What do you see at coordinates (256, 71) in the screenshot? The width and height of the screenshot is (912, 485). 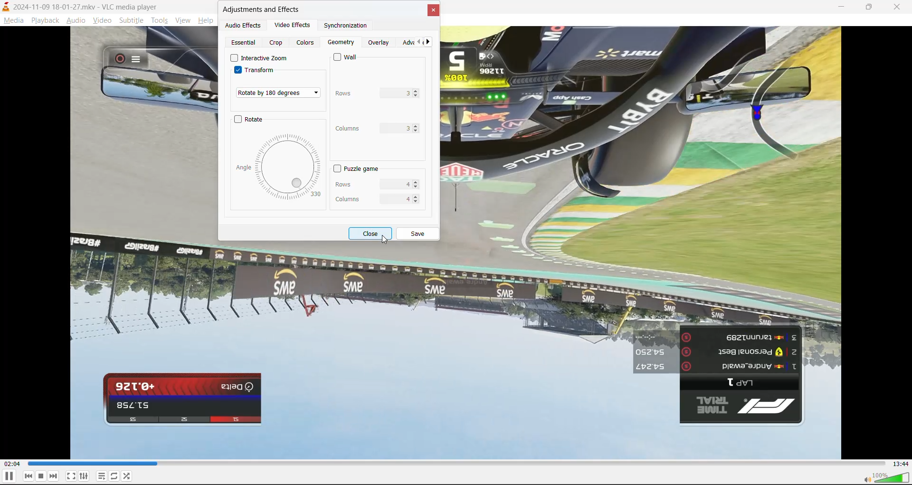 I see `transform` at bounding box center [256, 71].